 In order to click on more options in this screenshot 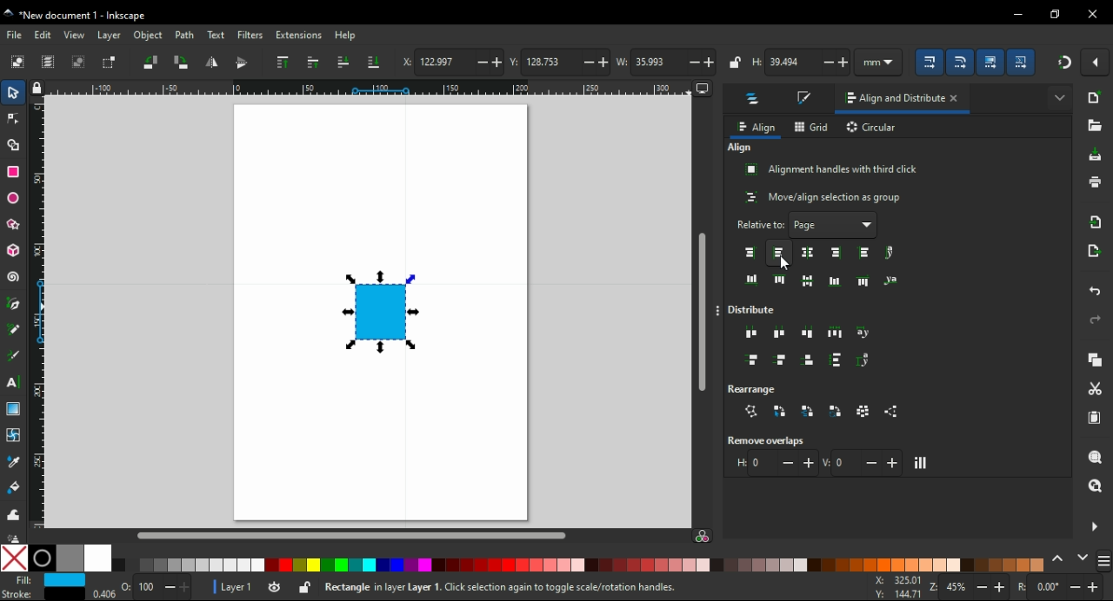, I will do `click(718, 313)`.